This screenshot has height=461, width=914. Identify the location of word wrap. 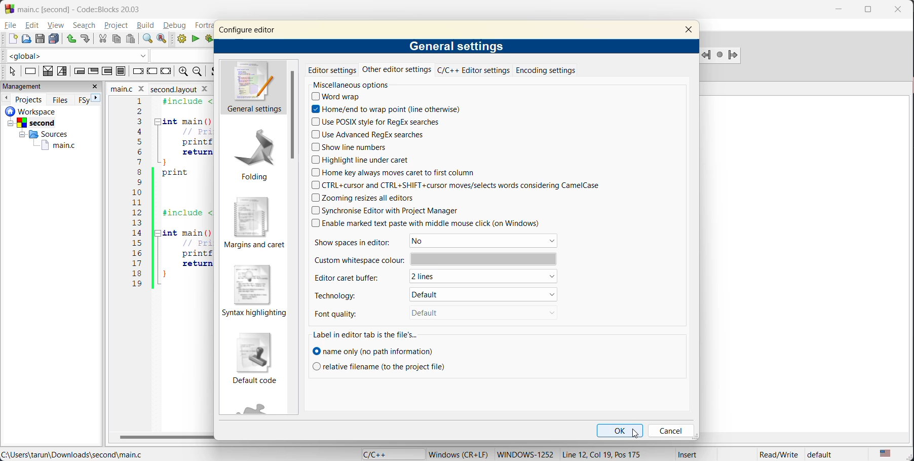
(340, 97).